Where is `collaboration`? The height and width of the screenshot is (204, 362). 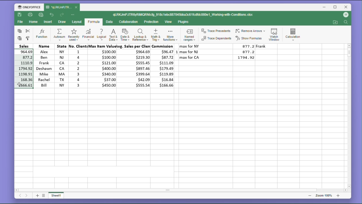
collaboration is located at coordinates (130, 22).